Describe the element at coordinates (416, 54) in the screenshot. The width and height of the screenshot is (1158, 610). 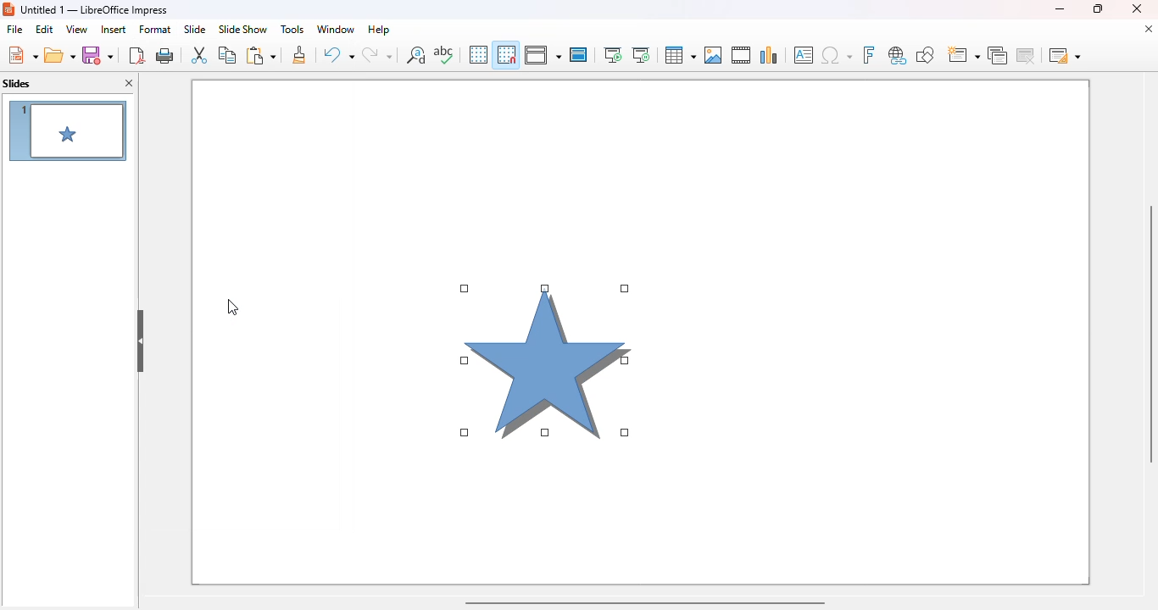
I see `find and replace` at that location.